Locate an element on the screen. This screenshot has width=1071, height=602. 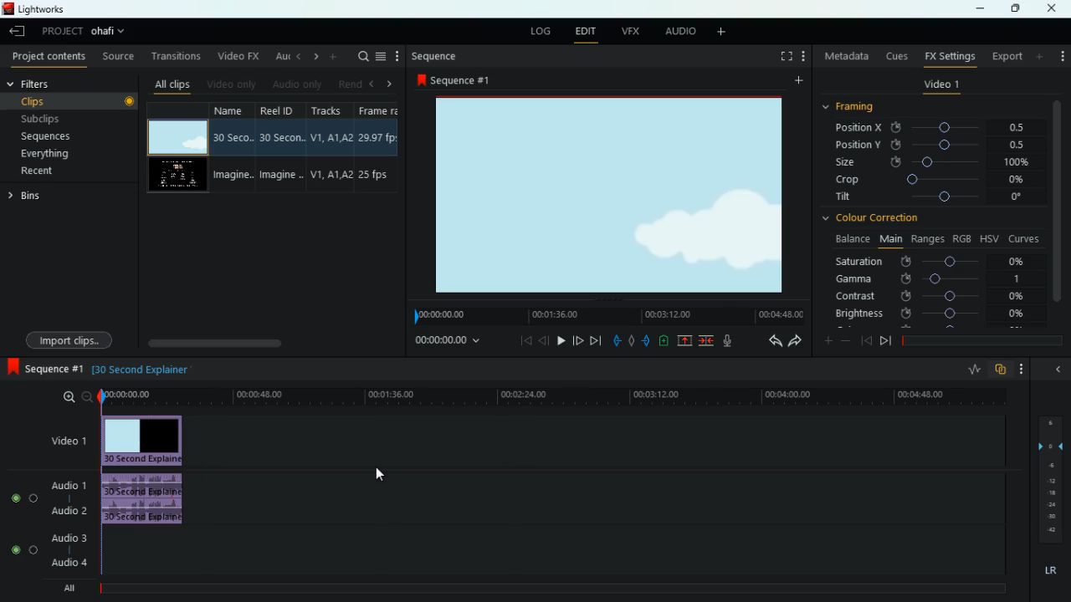
rend is located at coordinates (346, 84).